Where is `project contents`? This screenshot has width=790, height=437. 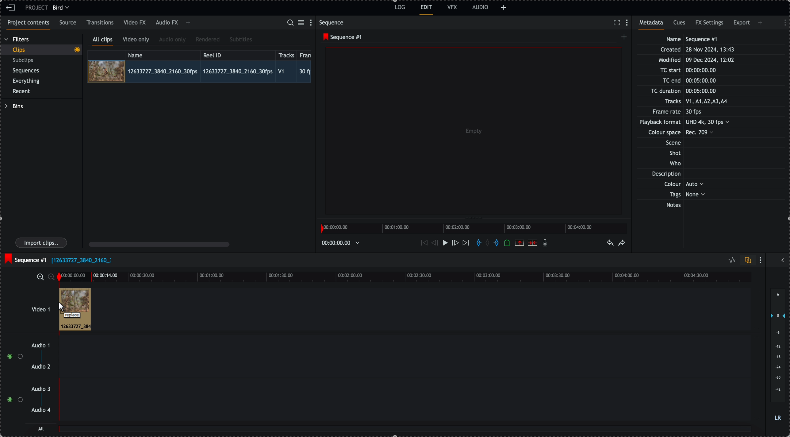
project contents is located at coordinates (27, 25).